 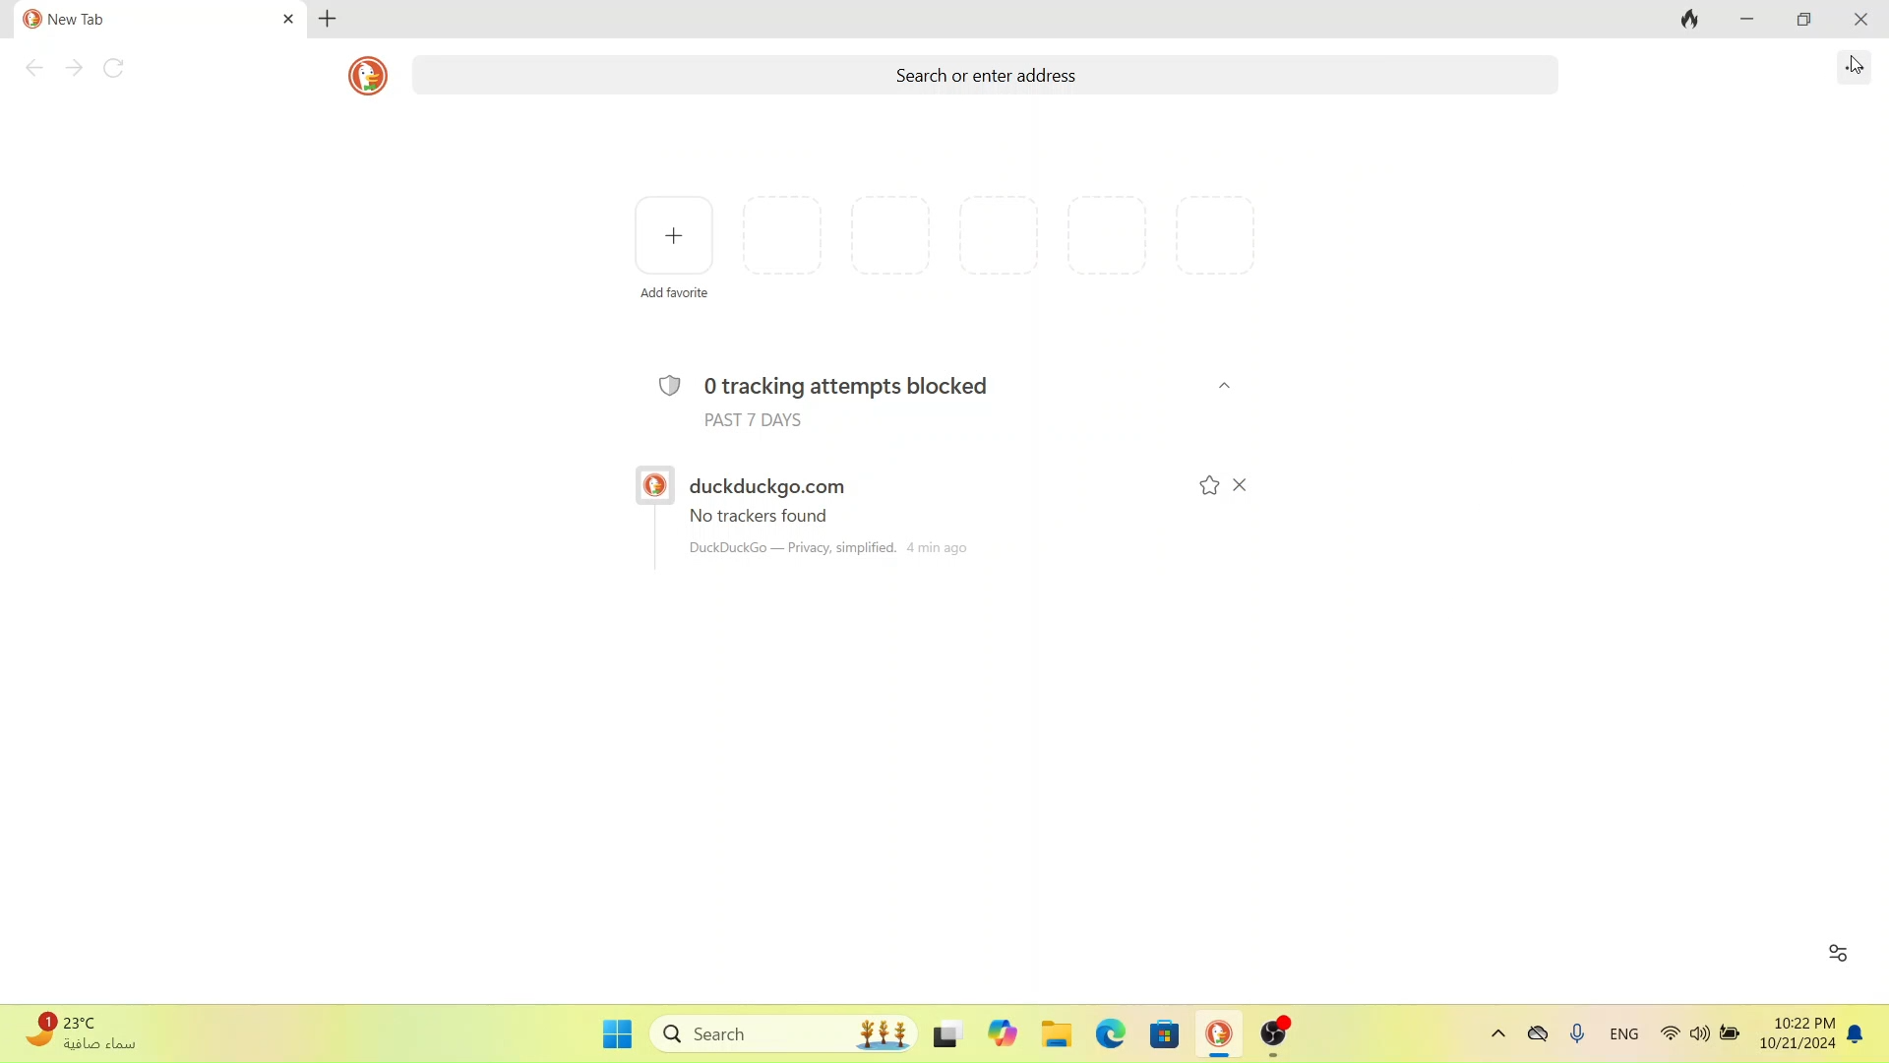 What do you see at coordinates (115, 68) in the screenshot?
I see `refresh` at bounding box center [115, 68].